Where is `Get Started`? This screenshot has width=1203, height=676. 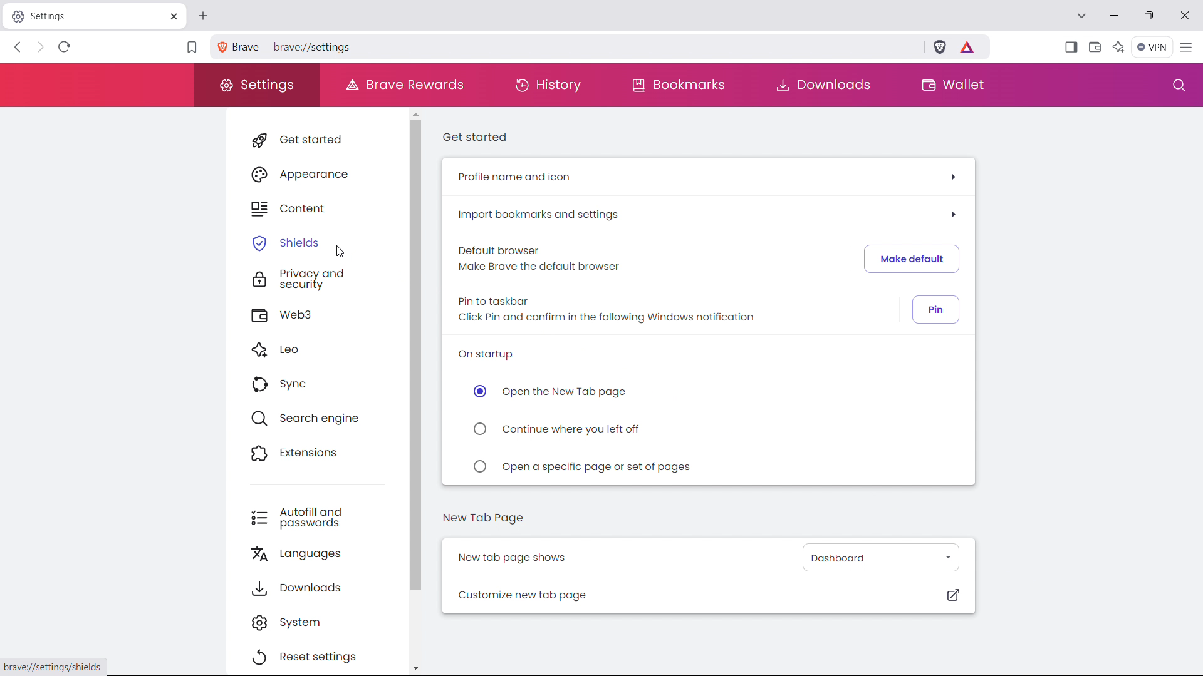 Get Started is located at coordinates (477, 140).